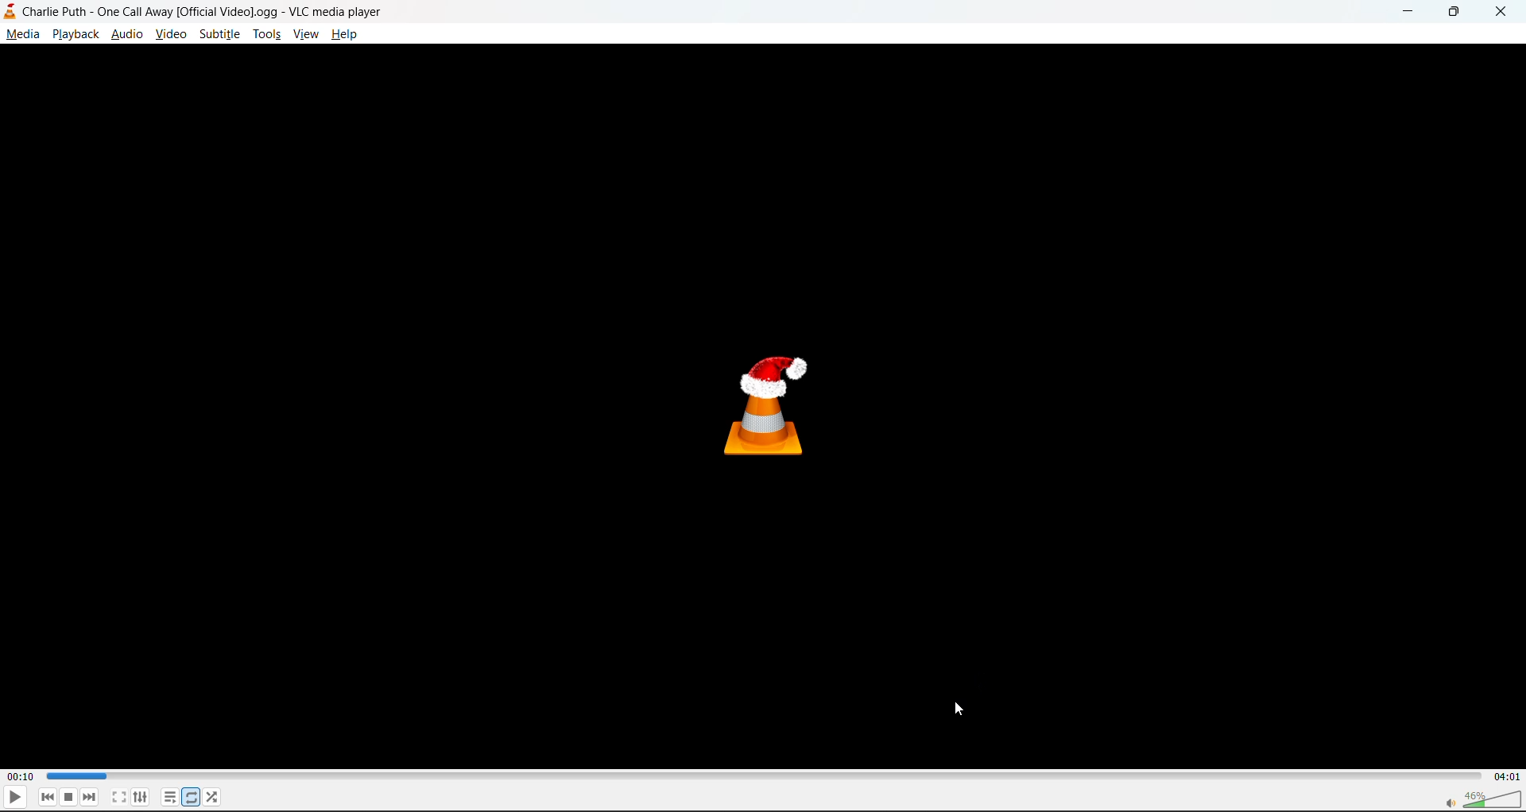 The image size is (1526, 812). What do you see at coordinates (959, 710) in the screenshot?
I see `cursor` at bounding box center [959, 710].